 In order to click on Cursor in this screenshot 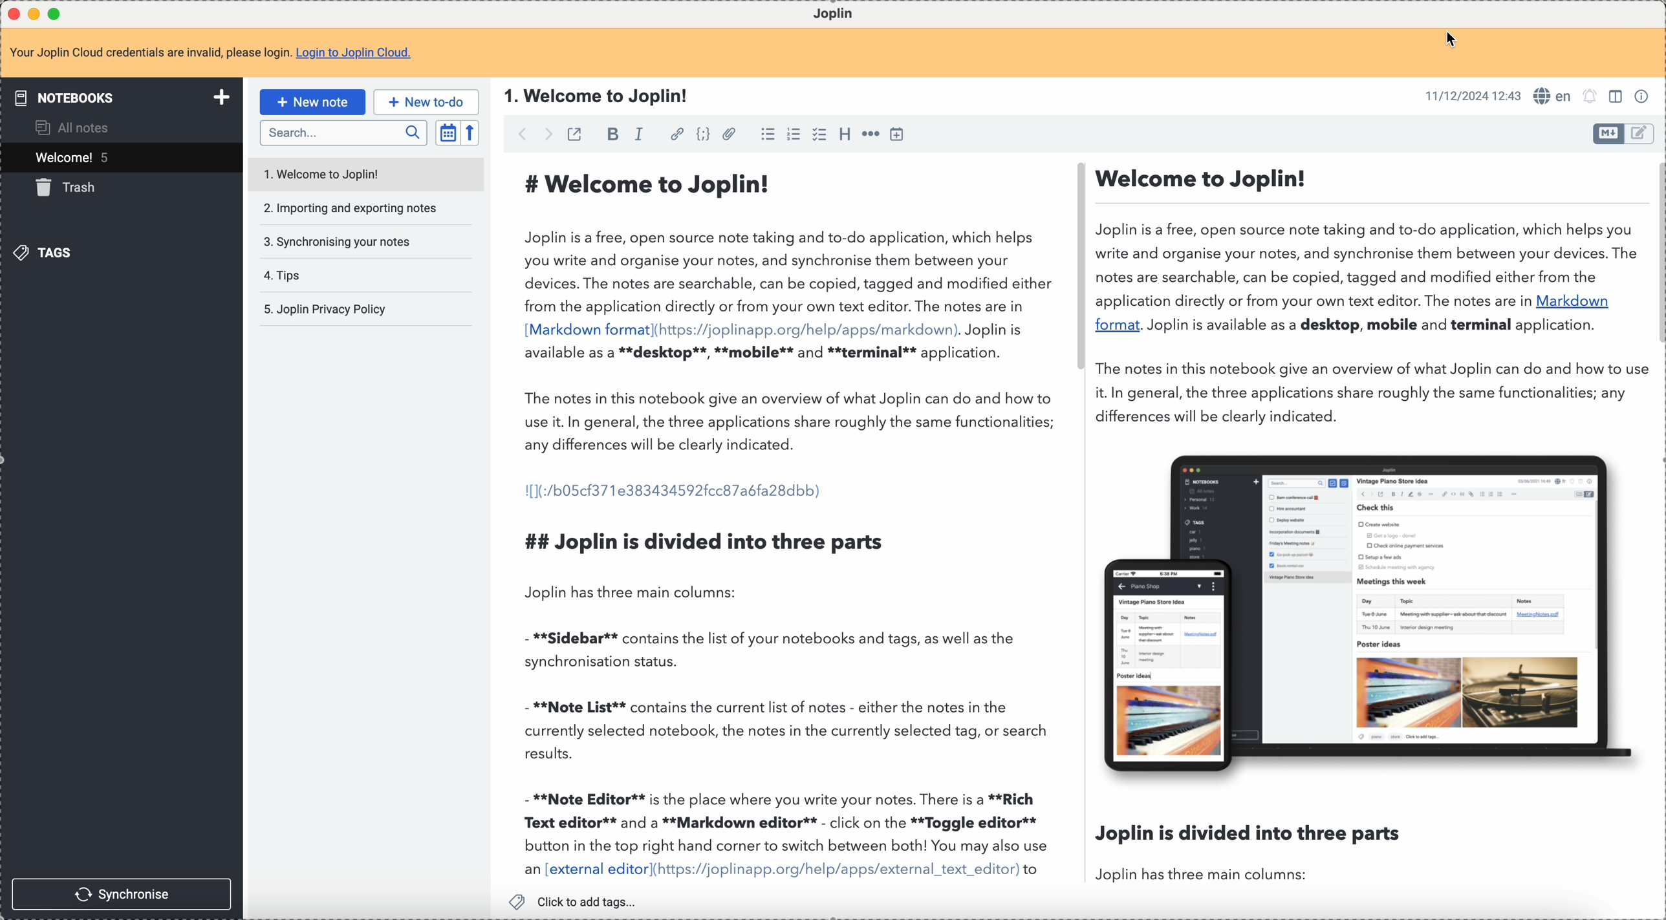, I will do `click(1451, 39)`.